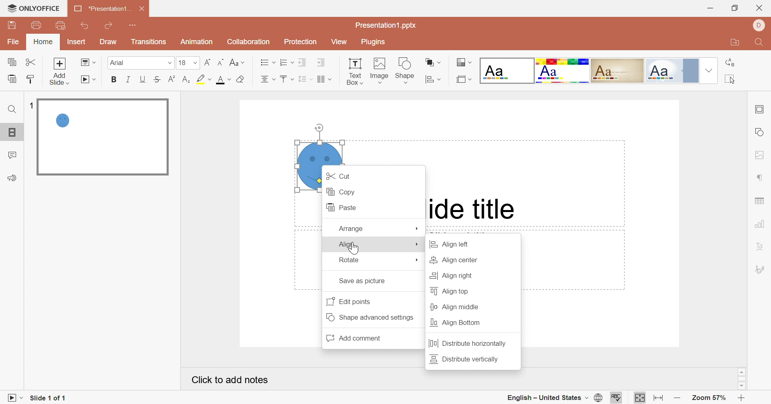 The height and width of the screenshot is (404, 771). Describe the element at coordinates (452, 291) in the screenshot. I see `Align top` at that location.